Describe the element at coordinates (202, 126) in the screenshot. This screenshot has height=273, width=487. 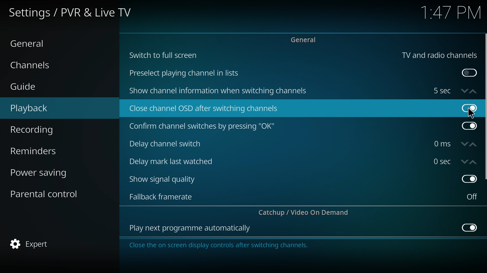
I see `confirm channel switches by pressing ok` at that location.